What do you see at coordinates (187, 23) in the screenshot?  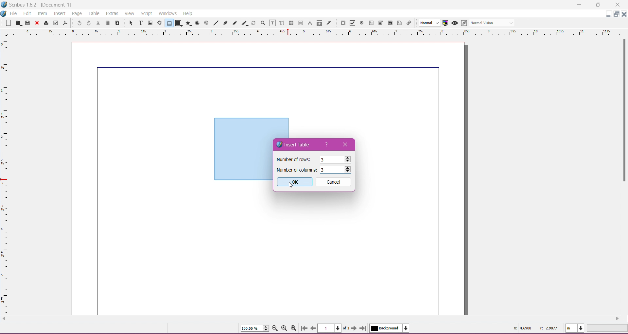 I see `Polygon` at bounding box center [187, 23].